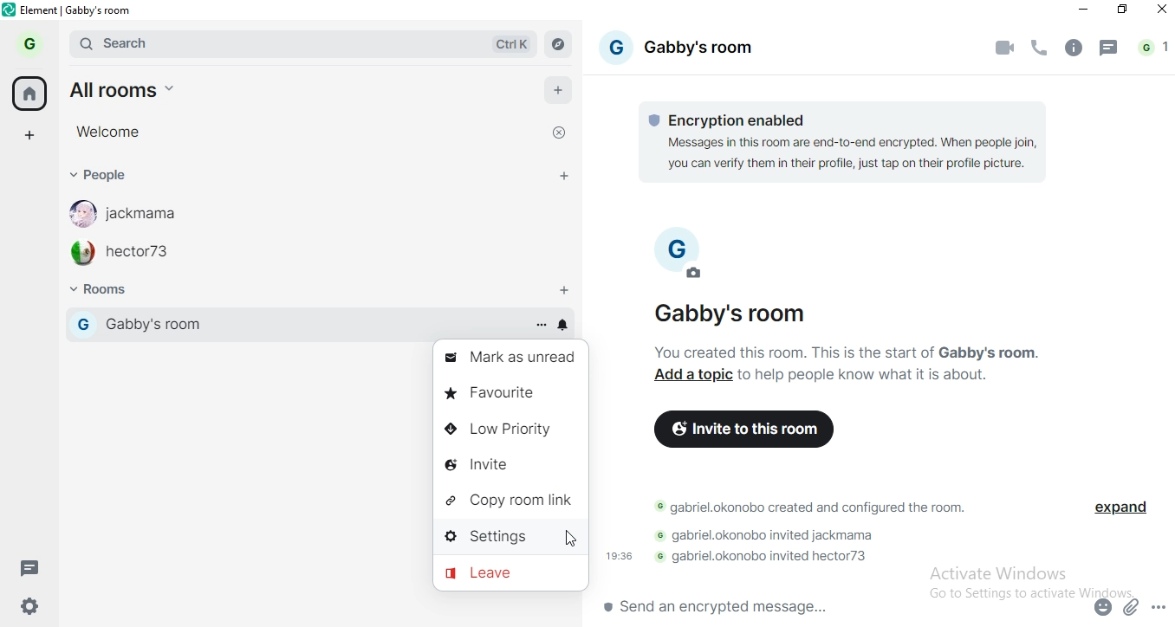  What do you see at coordinates (512, 501) in the screenshot?
I see `copy room link` at bounding box center [512, 501].